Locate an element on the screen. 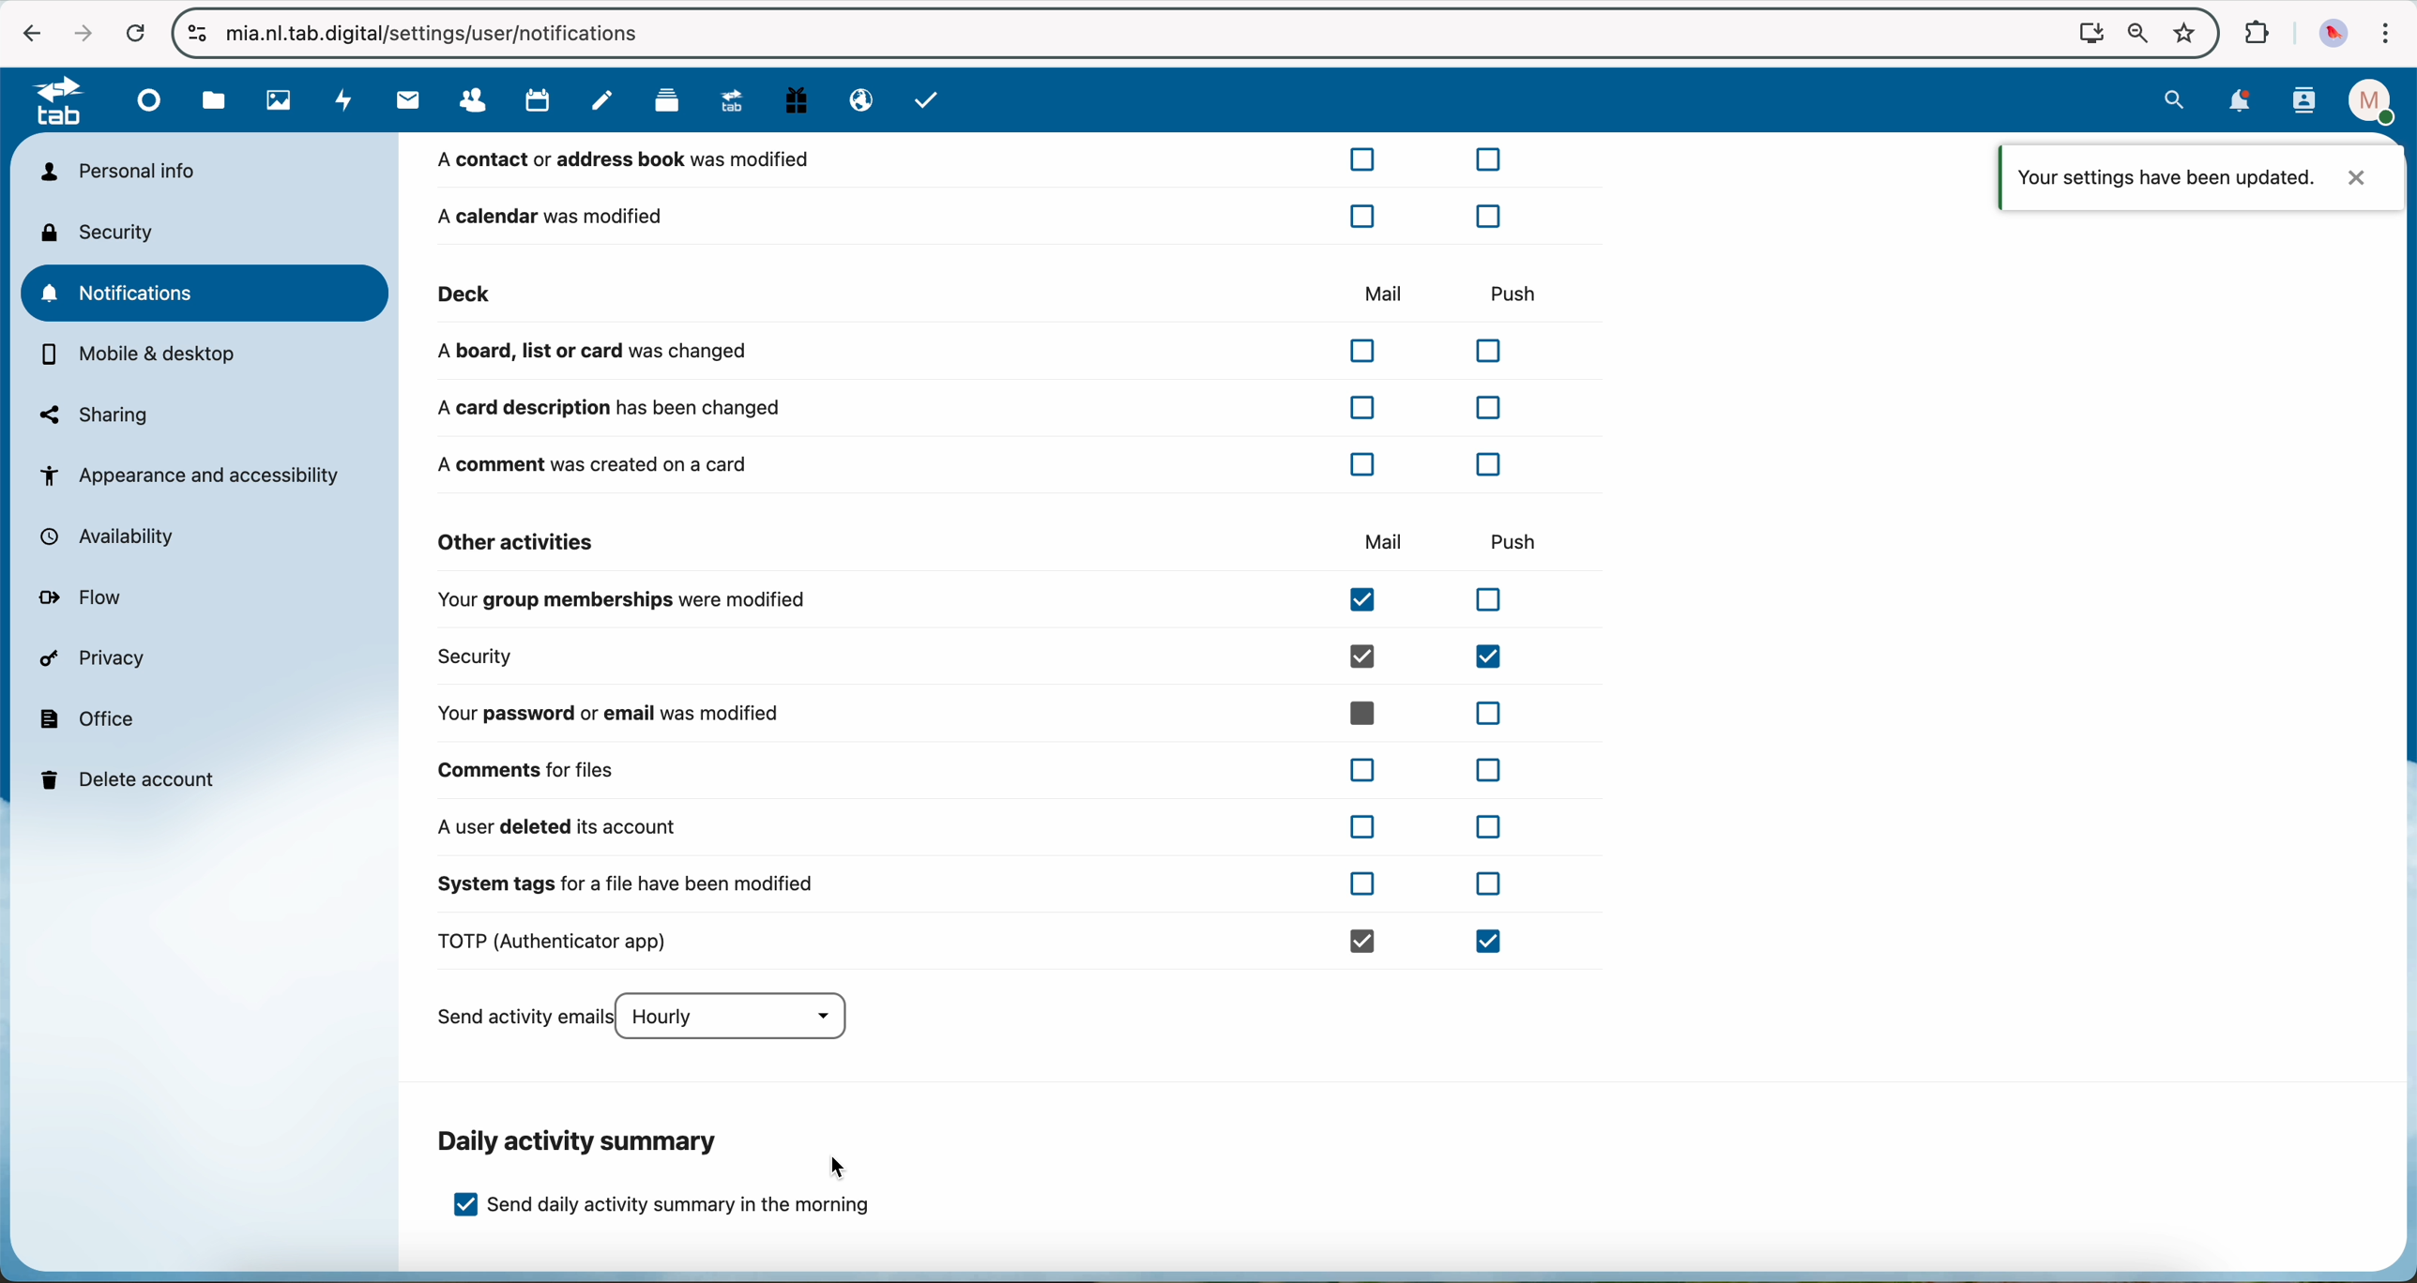 The height and width of the screenshot is (1283, 2417). zoom out is located at coordinates (2133, 33).